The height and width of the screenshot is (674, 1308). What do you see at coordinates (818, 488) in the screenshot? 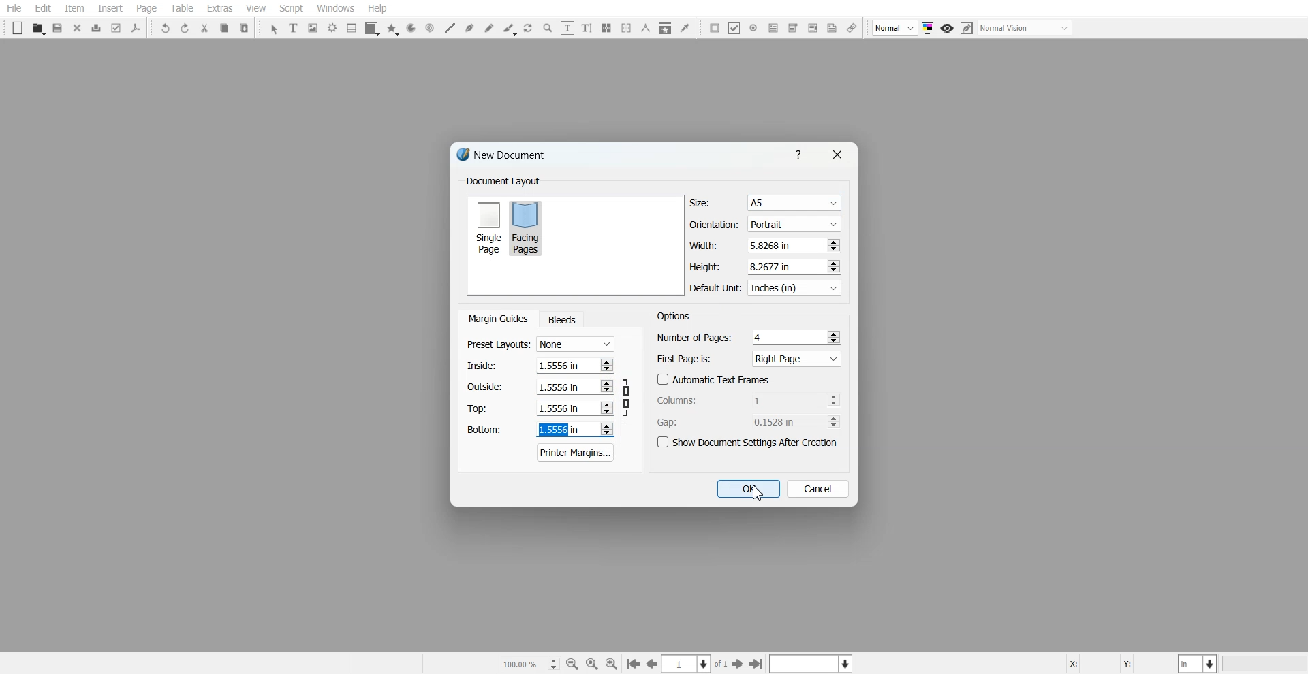
I see `Cancel` at bounding box center [818, 488].